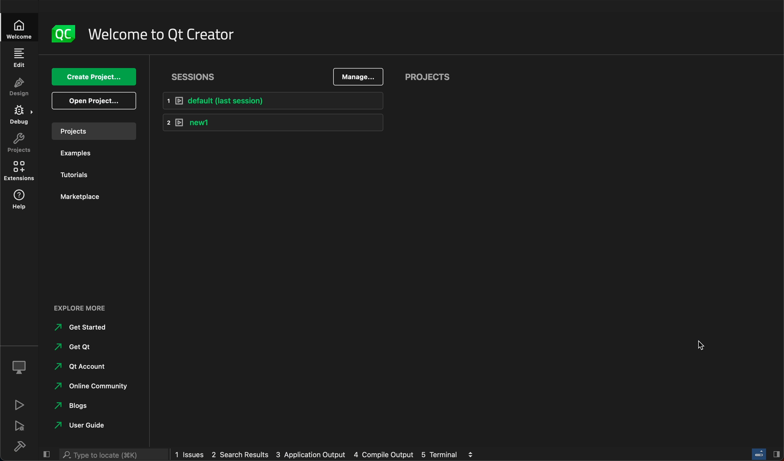 The height and width of the screenshot is (461, 784). What do you see at coordinates (64, 32) in the screenshot?
I see `logo` at bounding box center [64, 32].